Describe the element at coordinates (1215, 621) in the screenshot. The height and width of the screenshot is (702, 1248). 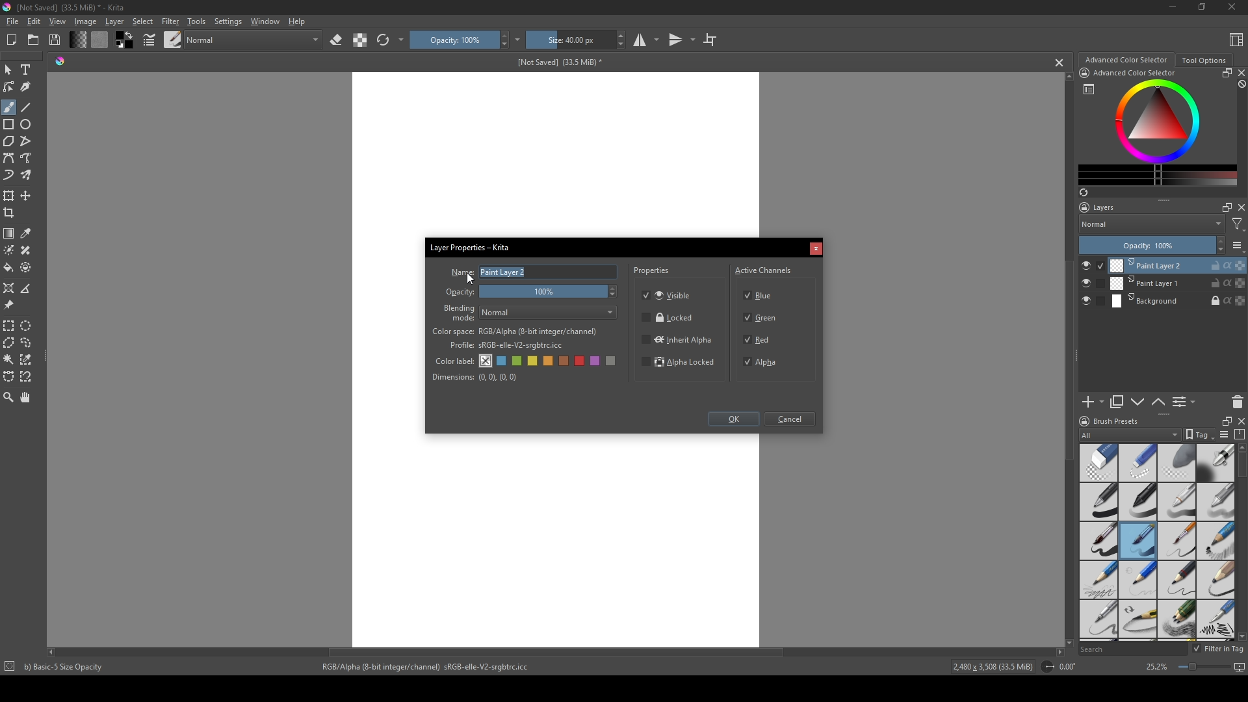
I see `calligraphy pen` at that location.